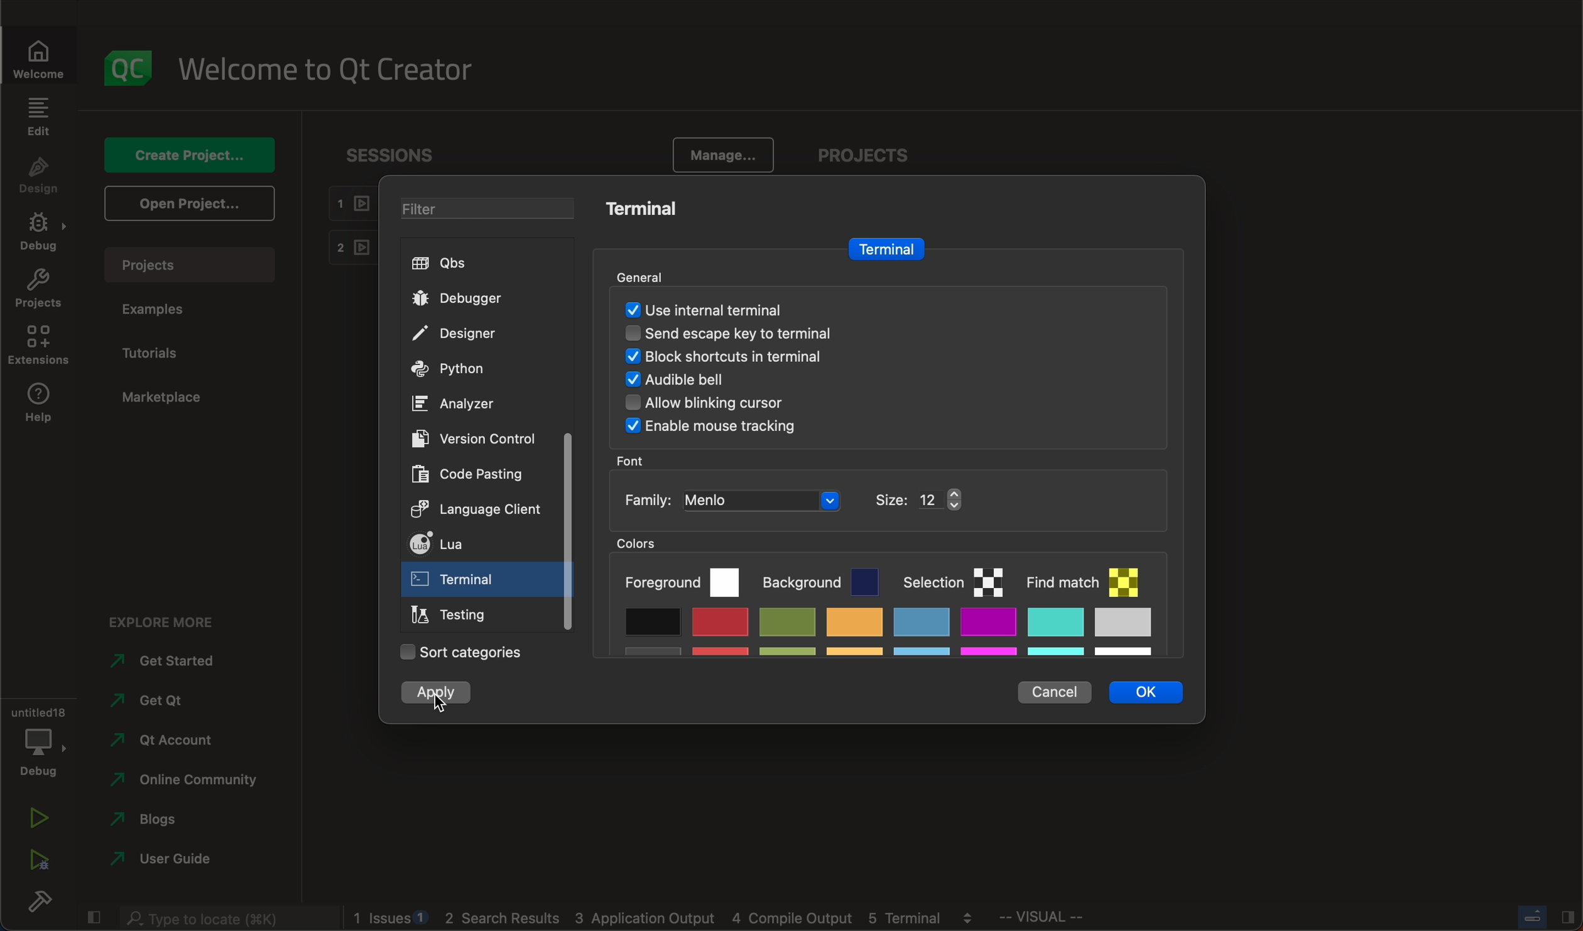 The height and width of the screenshot is (931, 1583). I want to click on testing, so click(455, 615).